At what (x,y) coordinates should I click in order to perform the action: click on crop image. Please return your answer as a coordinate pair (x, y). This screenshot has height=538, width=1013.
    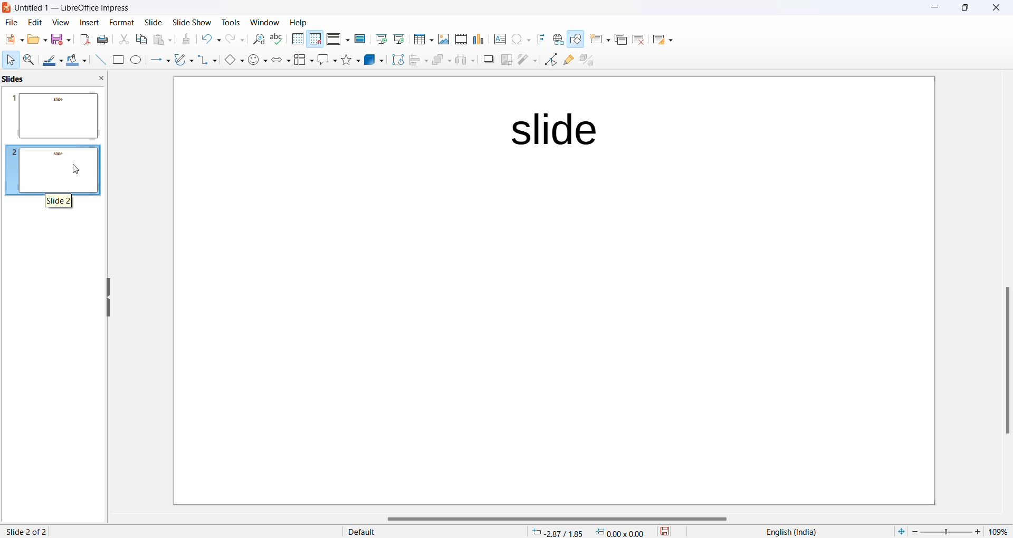
    Looking at the image, I should click on (505, 60).